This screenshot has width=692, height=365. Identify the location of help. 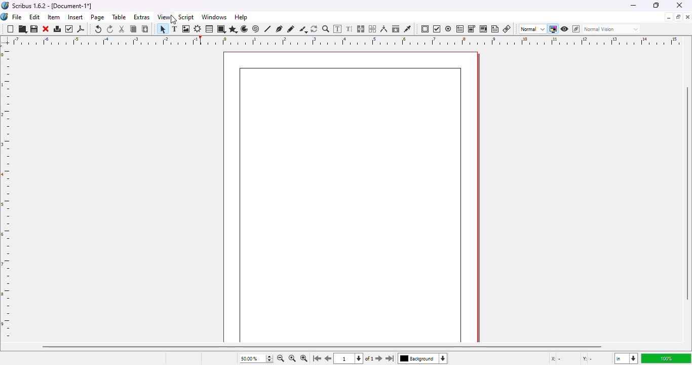
(241, 17).